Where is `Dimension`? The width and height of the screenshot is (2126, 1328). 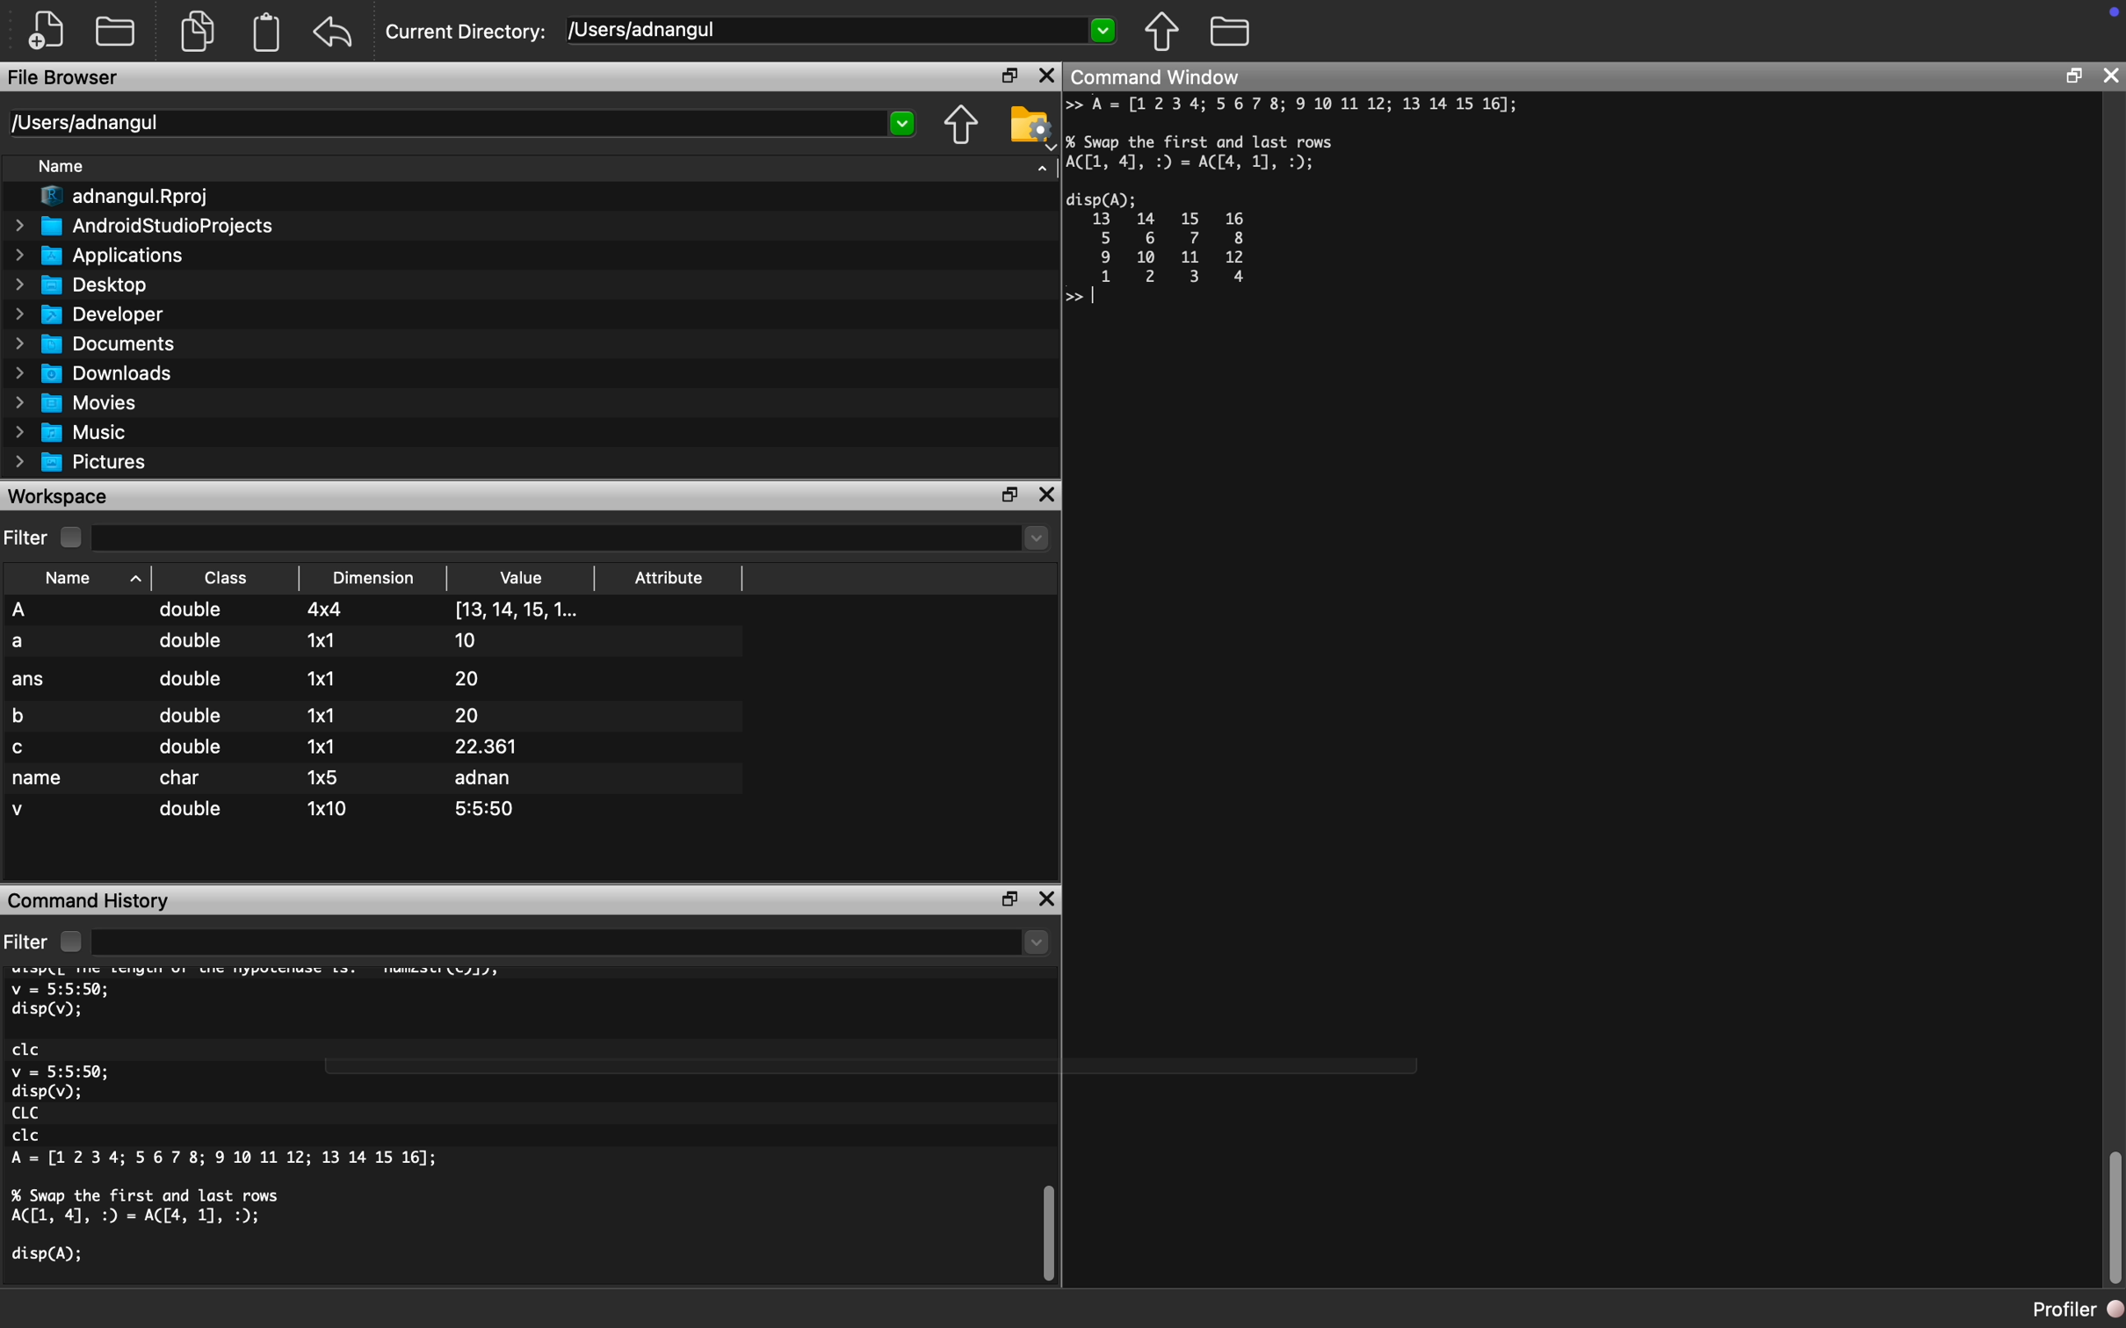 Dimension is located at coordinates (374, 576).